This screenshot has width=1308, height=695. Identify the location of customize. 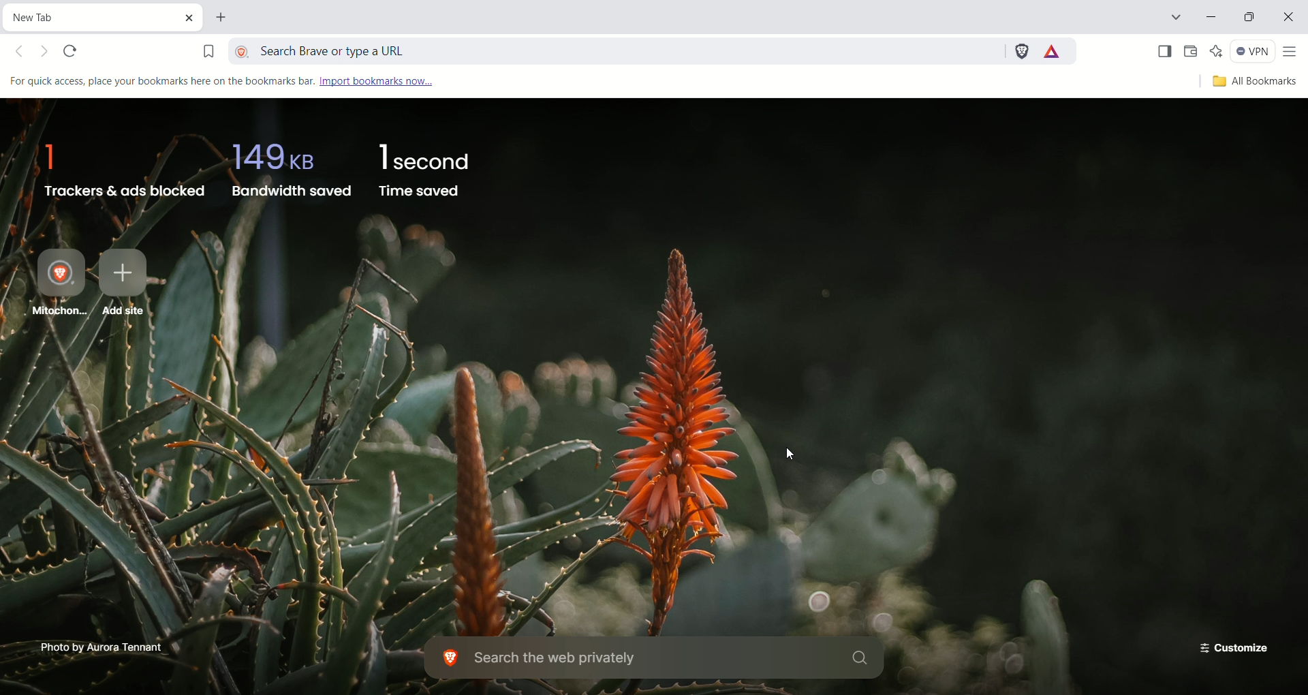
(1230, 646).